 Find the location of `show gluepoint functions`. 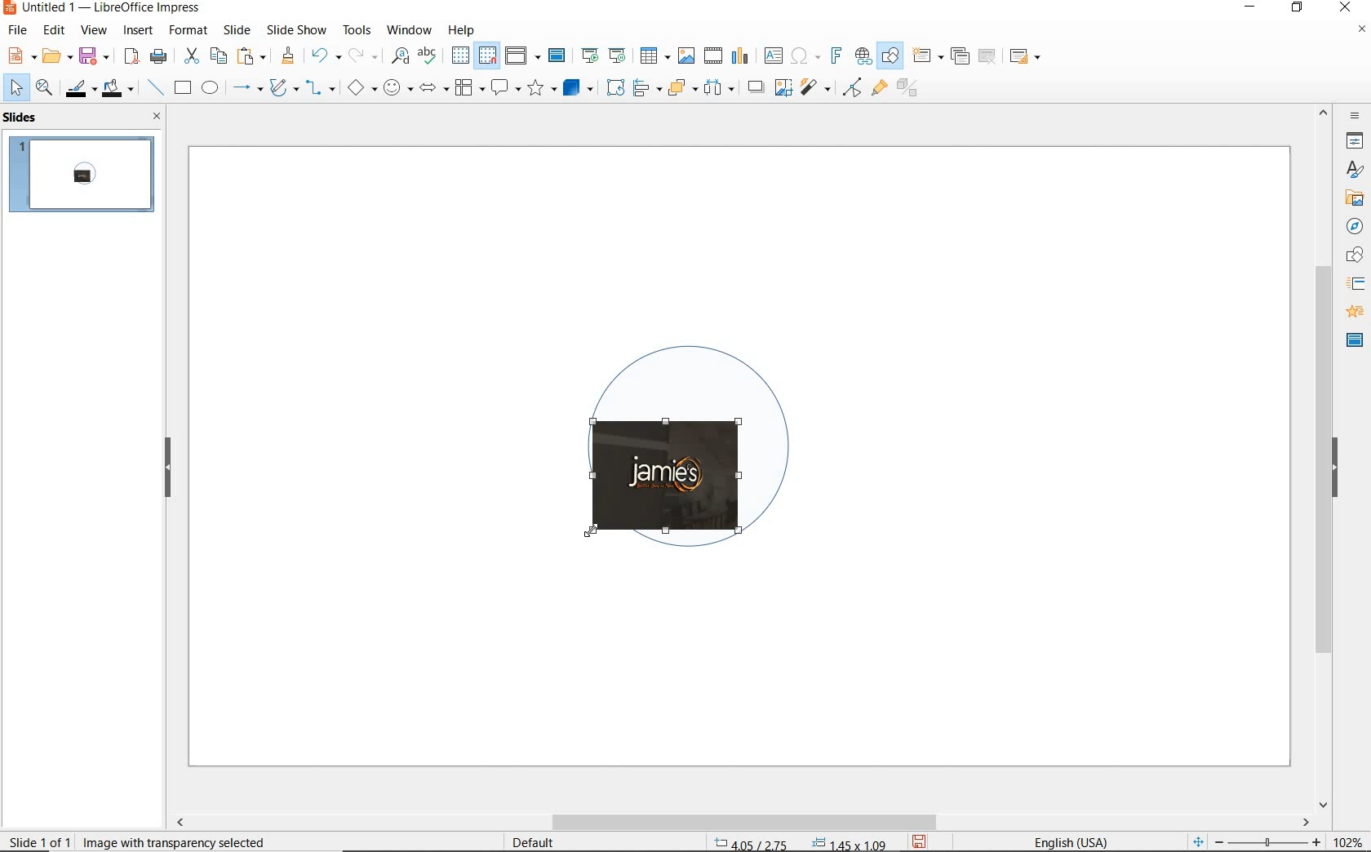

show gluepoint functions is located at coordinates (876, 89).